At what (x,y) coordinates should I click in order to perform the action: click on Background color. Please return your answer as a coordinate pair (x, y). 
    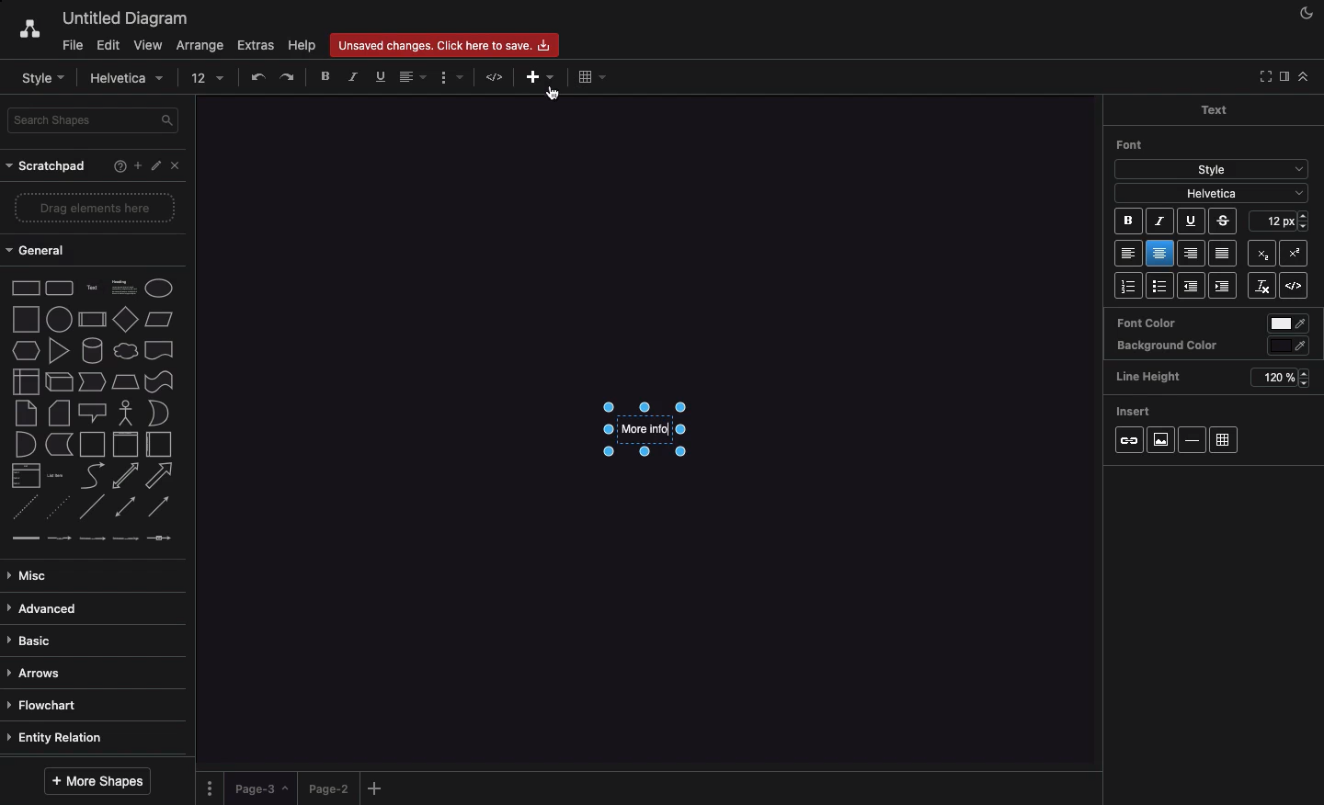
    Looking at the image, I should click on (1168, 346).